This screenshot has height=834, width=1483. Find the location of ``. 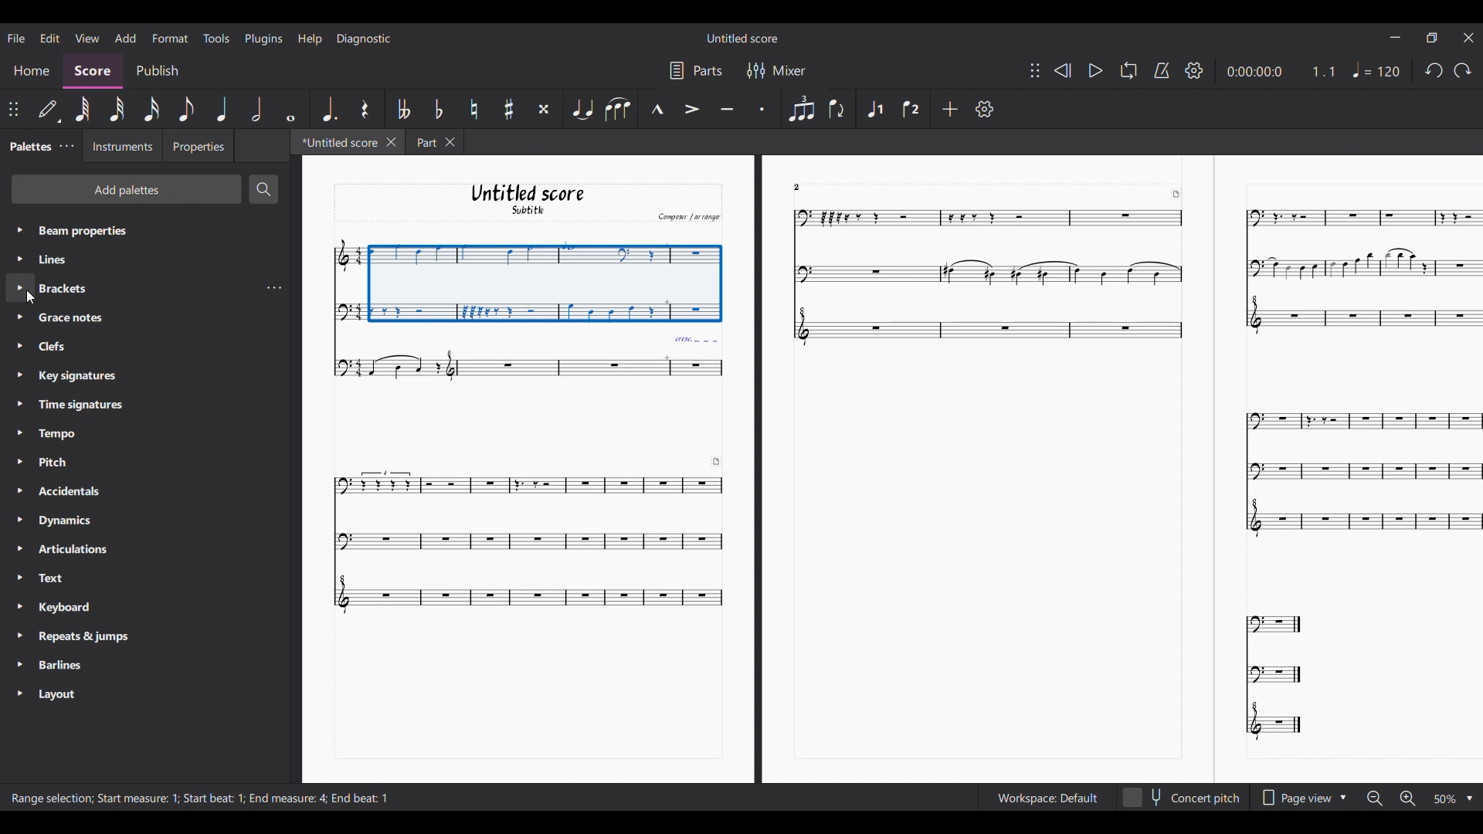

 is located at coordinates (18, 257).